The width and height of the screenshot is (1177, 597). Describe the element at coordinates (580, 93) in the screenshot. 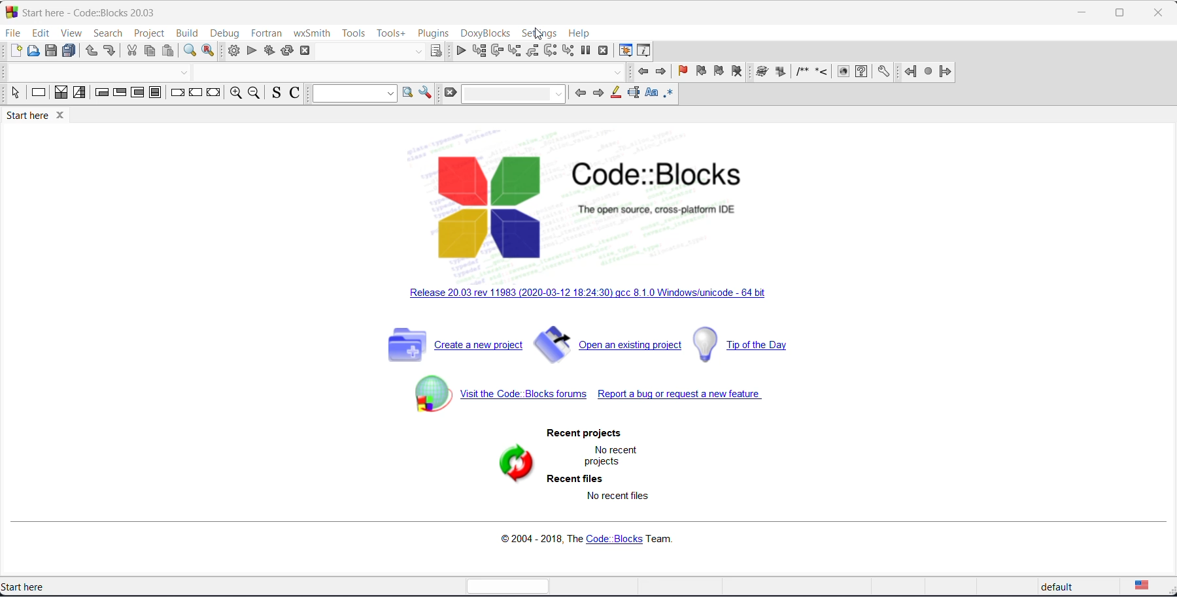

I see `go back` at that location.